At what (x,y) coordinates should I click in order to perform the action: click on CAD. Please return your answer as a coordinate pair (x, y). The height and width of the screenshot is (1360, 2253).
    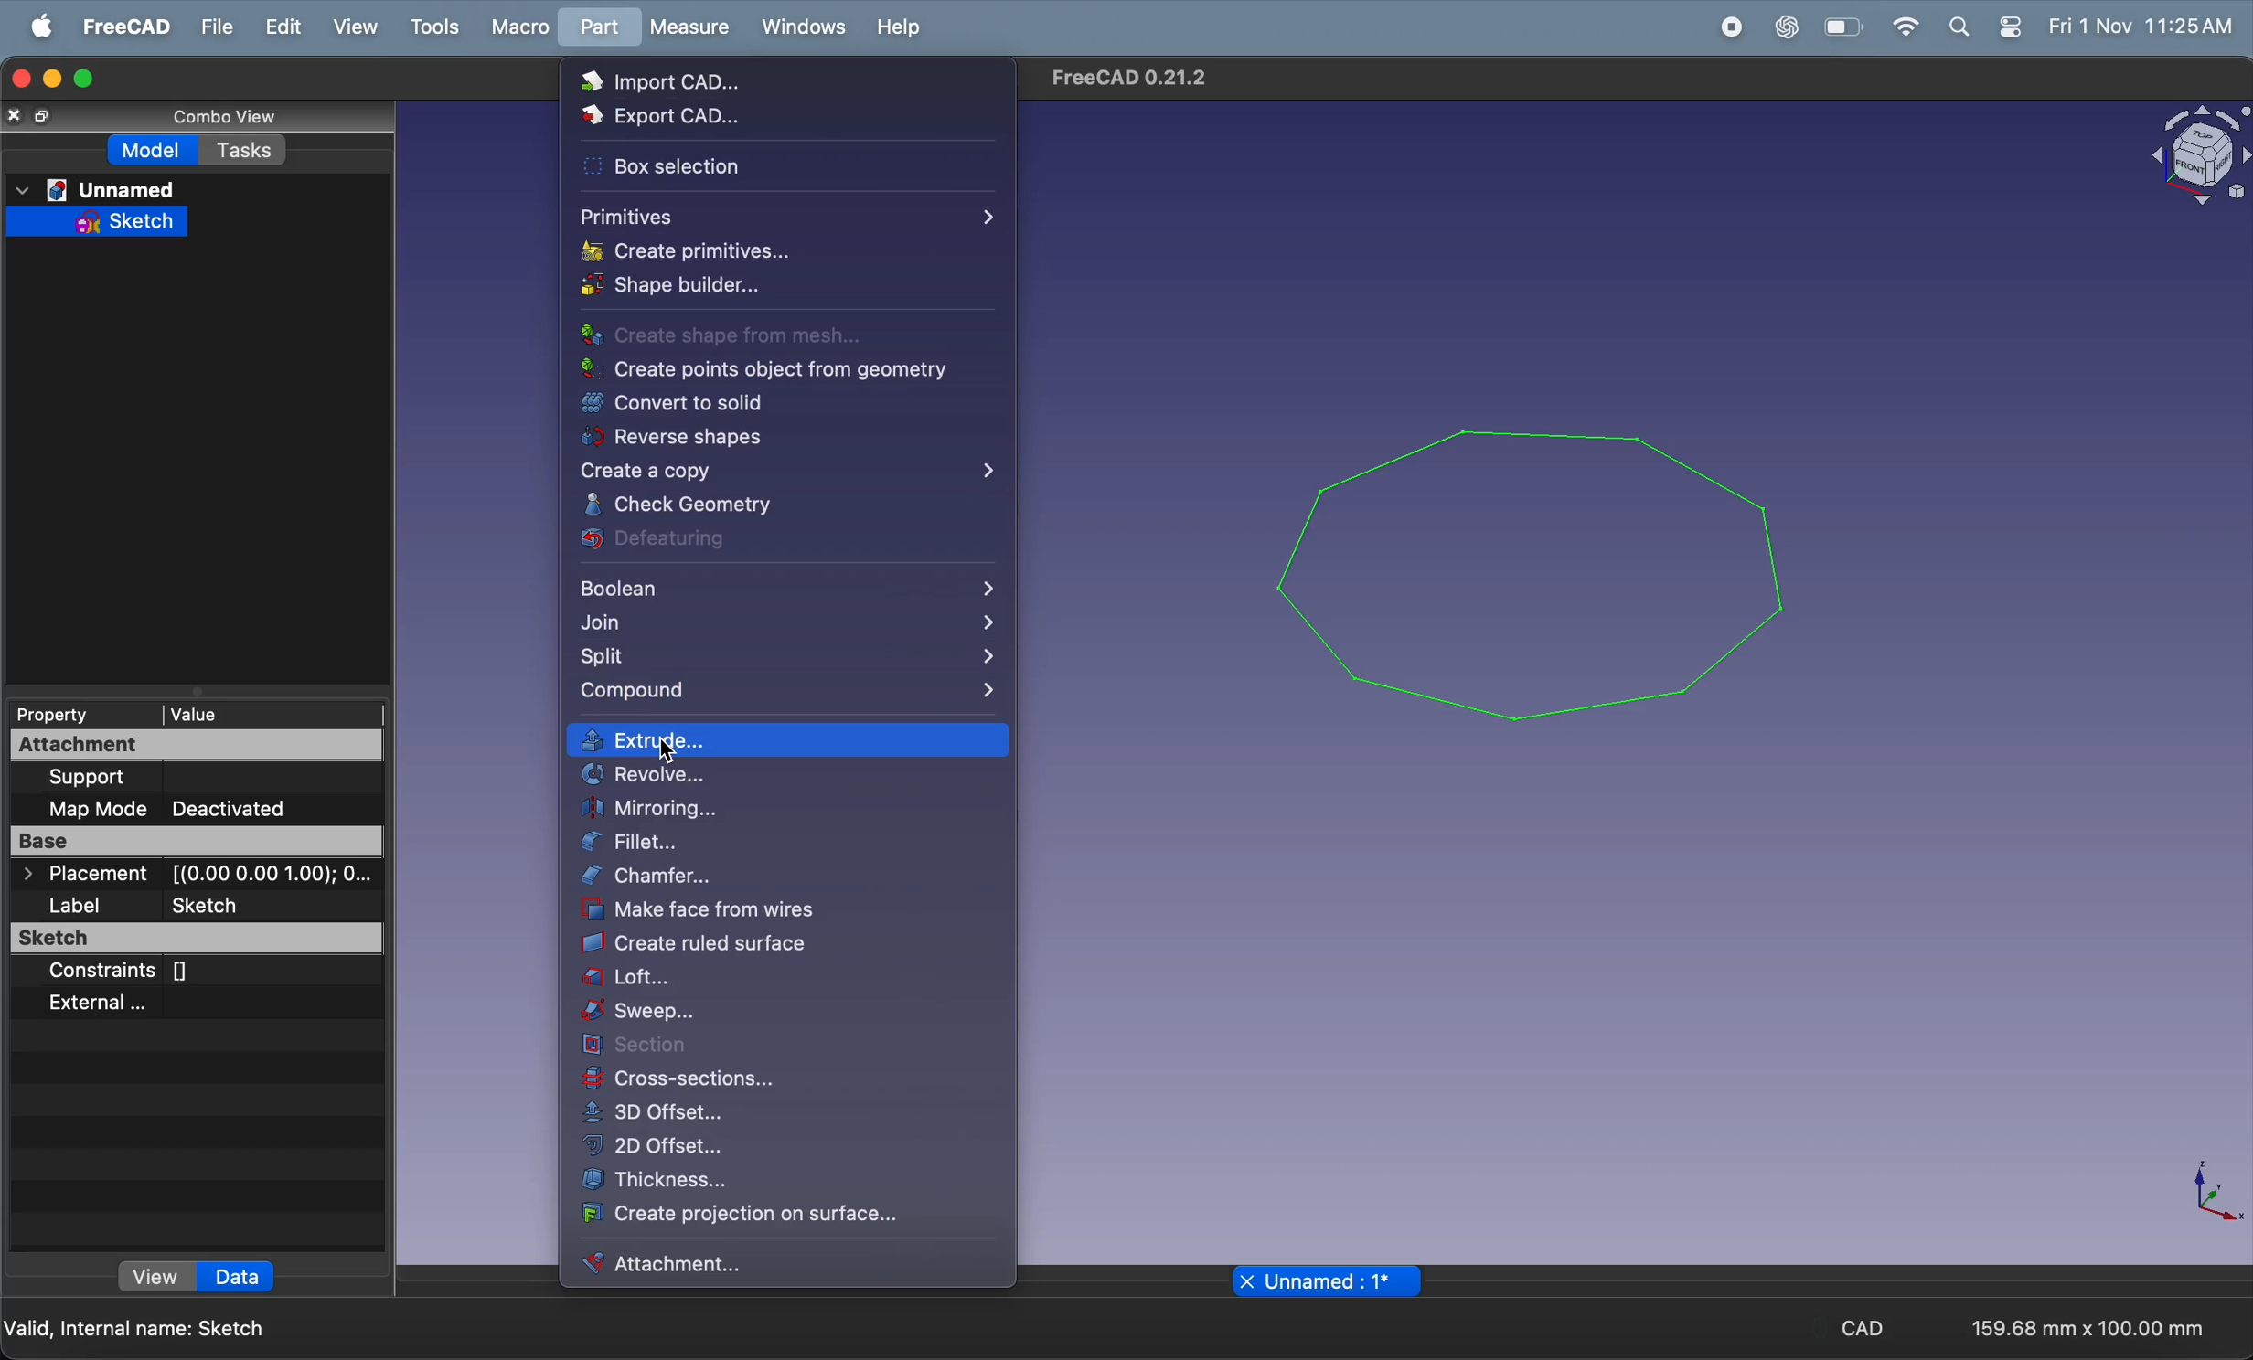
    Looking at the image, I should click on (1874, 1328).